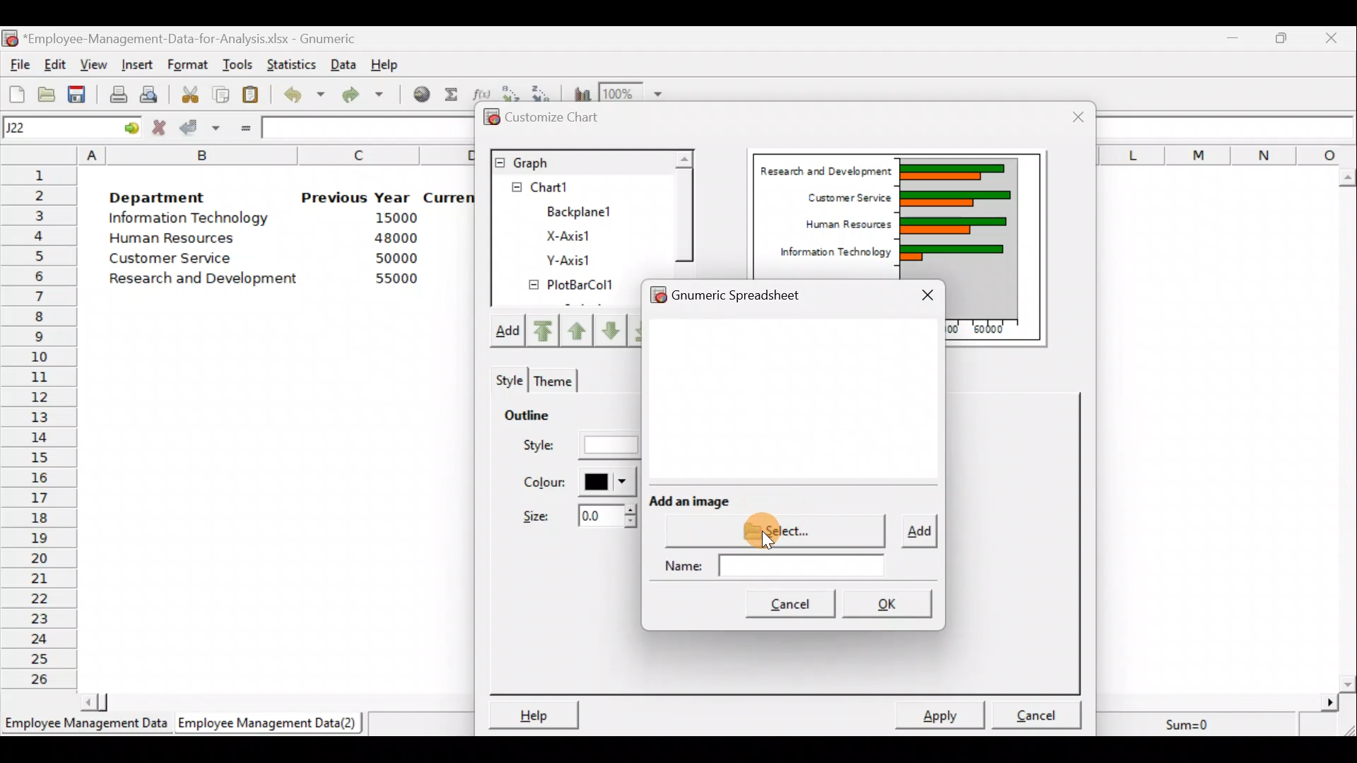  What do you see at coordinates (11, 38) in the screenshot?
I see `Gnumeric logo` at bounding box center [11, 38].